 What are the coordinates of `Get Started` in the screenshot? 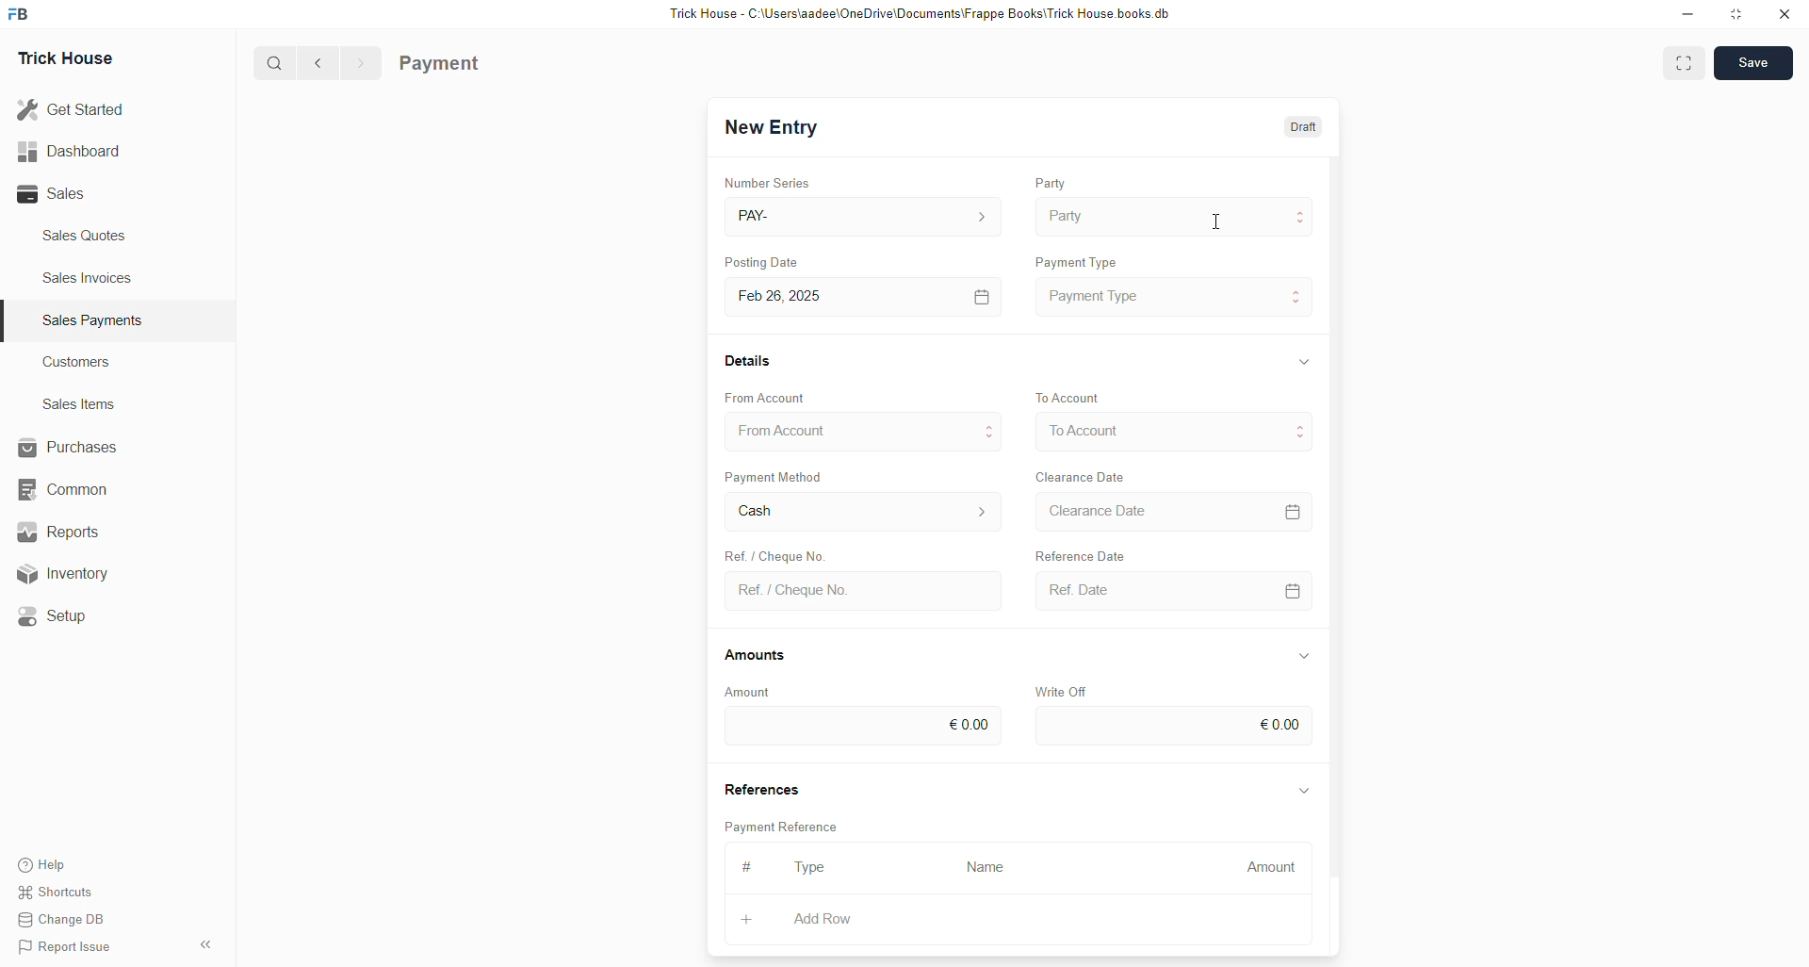 It's located at (72, 110).